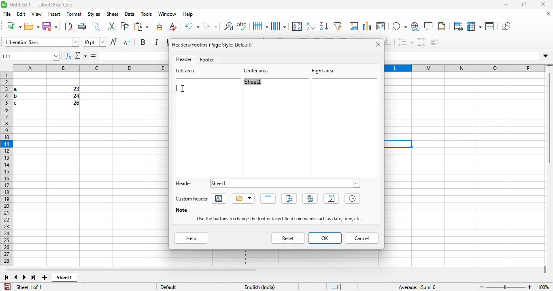  I want to click on help, so click(190, 238).